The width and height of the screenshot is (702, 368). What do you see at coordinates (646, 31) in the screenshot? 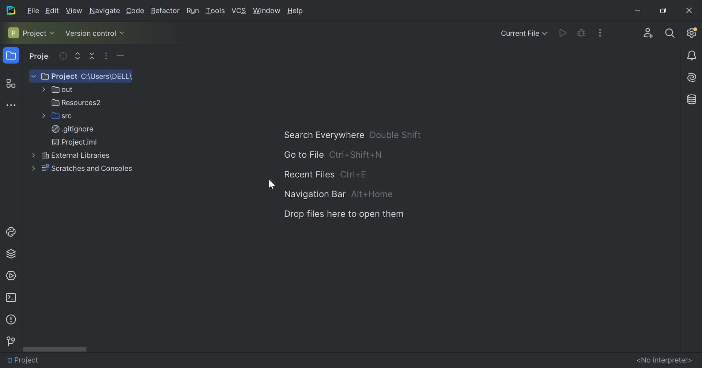
I see `Code with me` at bounding box center [646, 31].